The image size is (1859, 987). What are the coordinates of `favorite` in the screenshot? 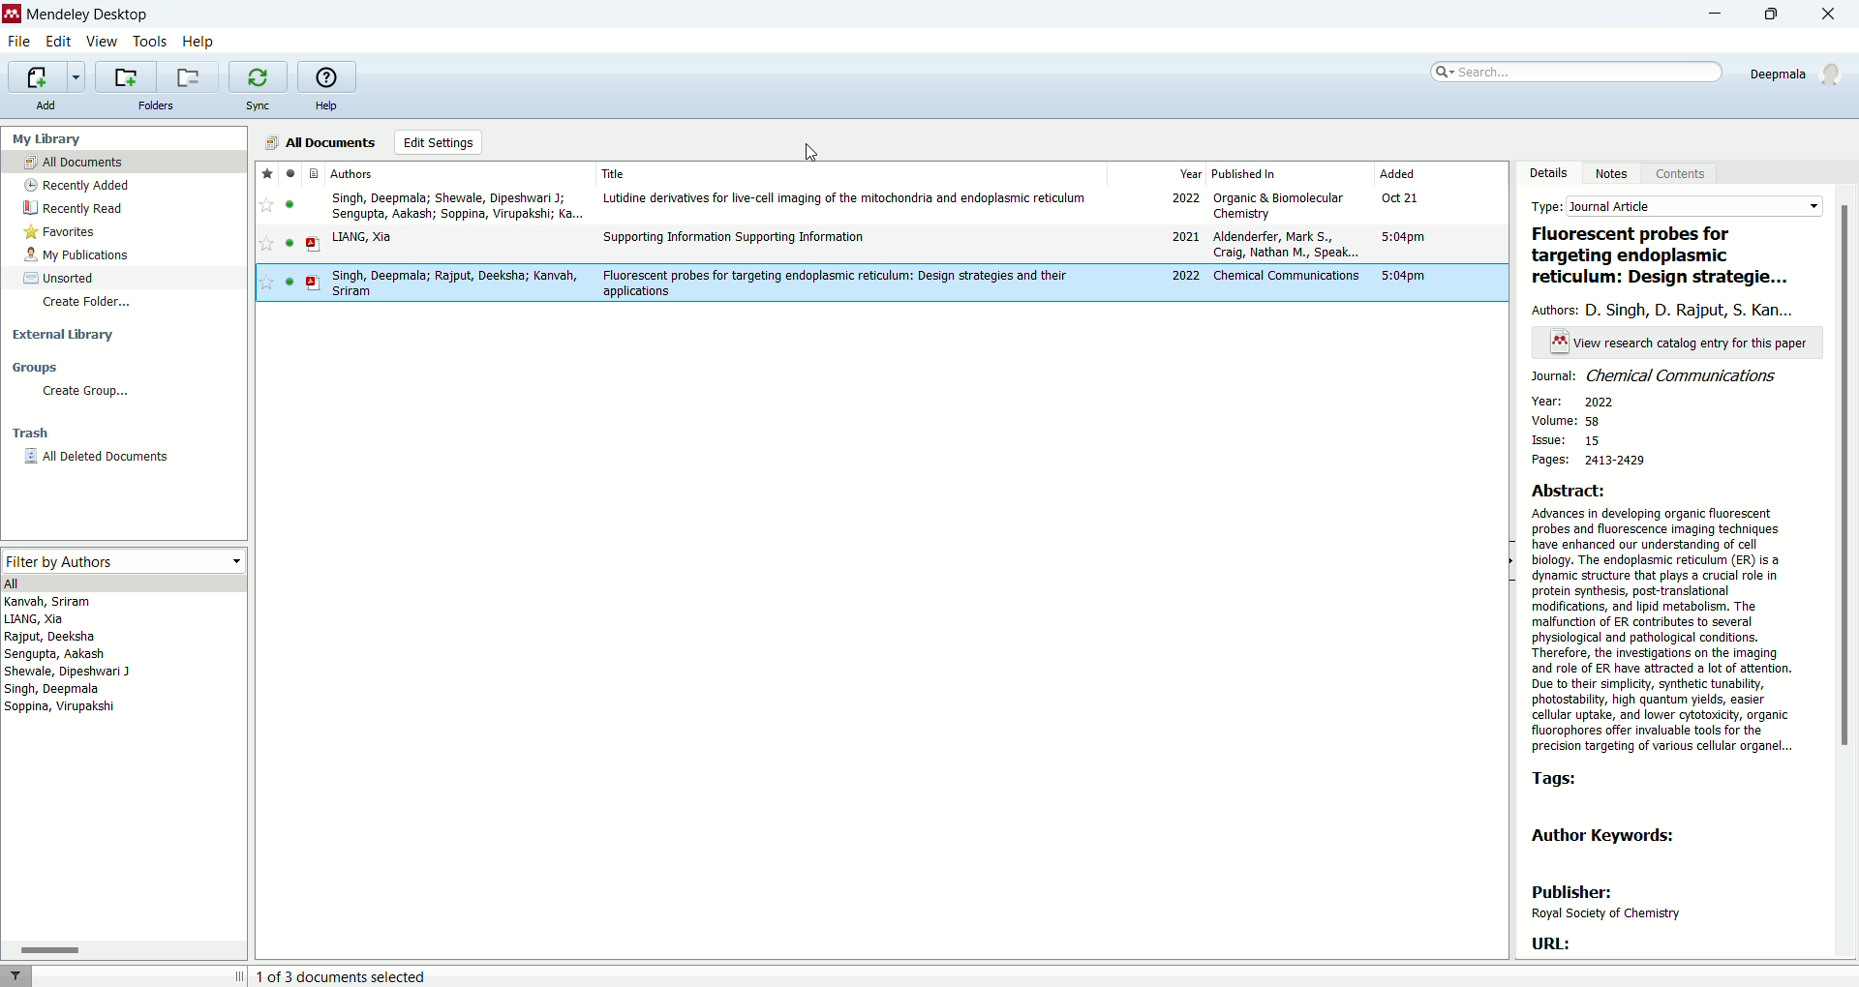 It's located at (264, 247).